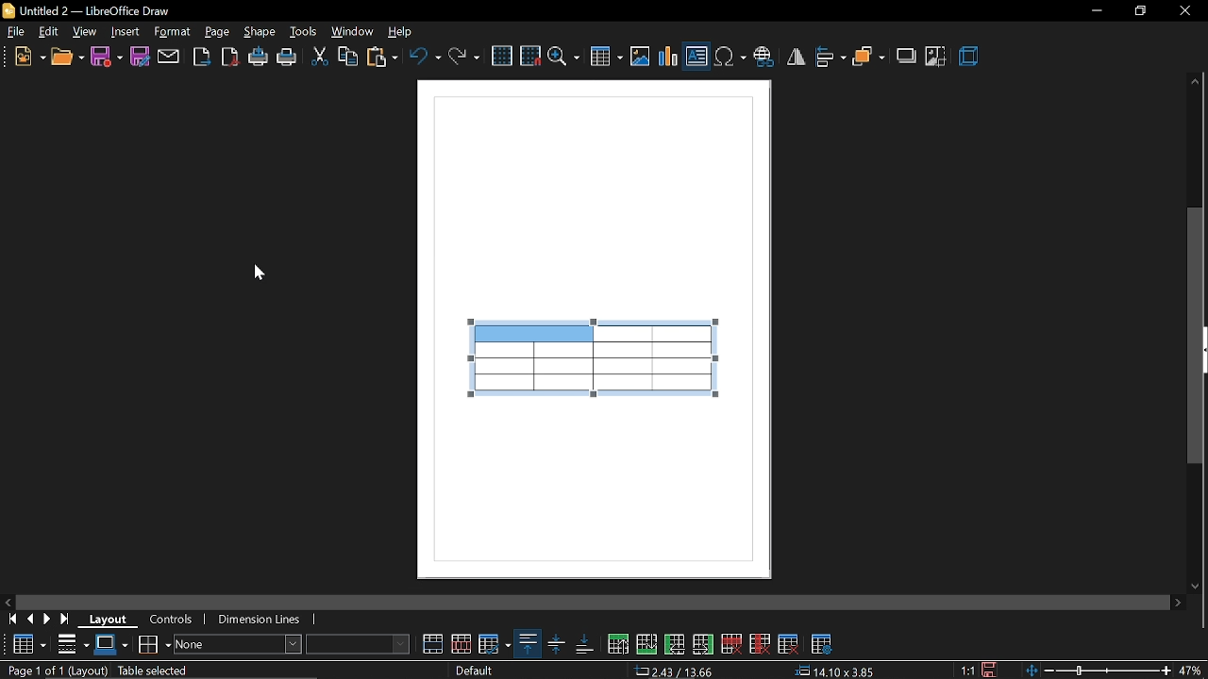 This screenshot has height=679, width=1208. I want to click on Table, so click(27, 643).